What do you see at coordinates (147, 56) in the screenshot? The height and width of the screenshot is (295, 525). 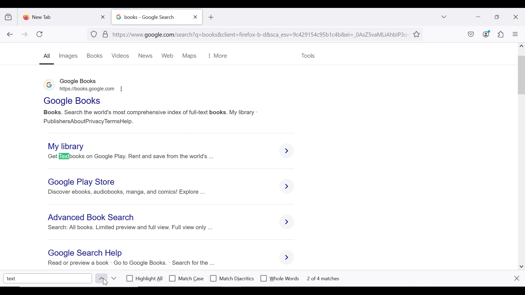 I see `new` at bounding box center [147, 56].